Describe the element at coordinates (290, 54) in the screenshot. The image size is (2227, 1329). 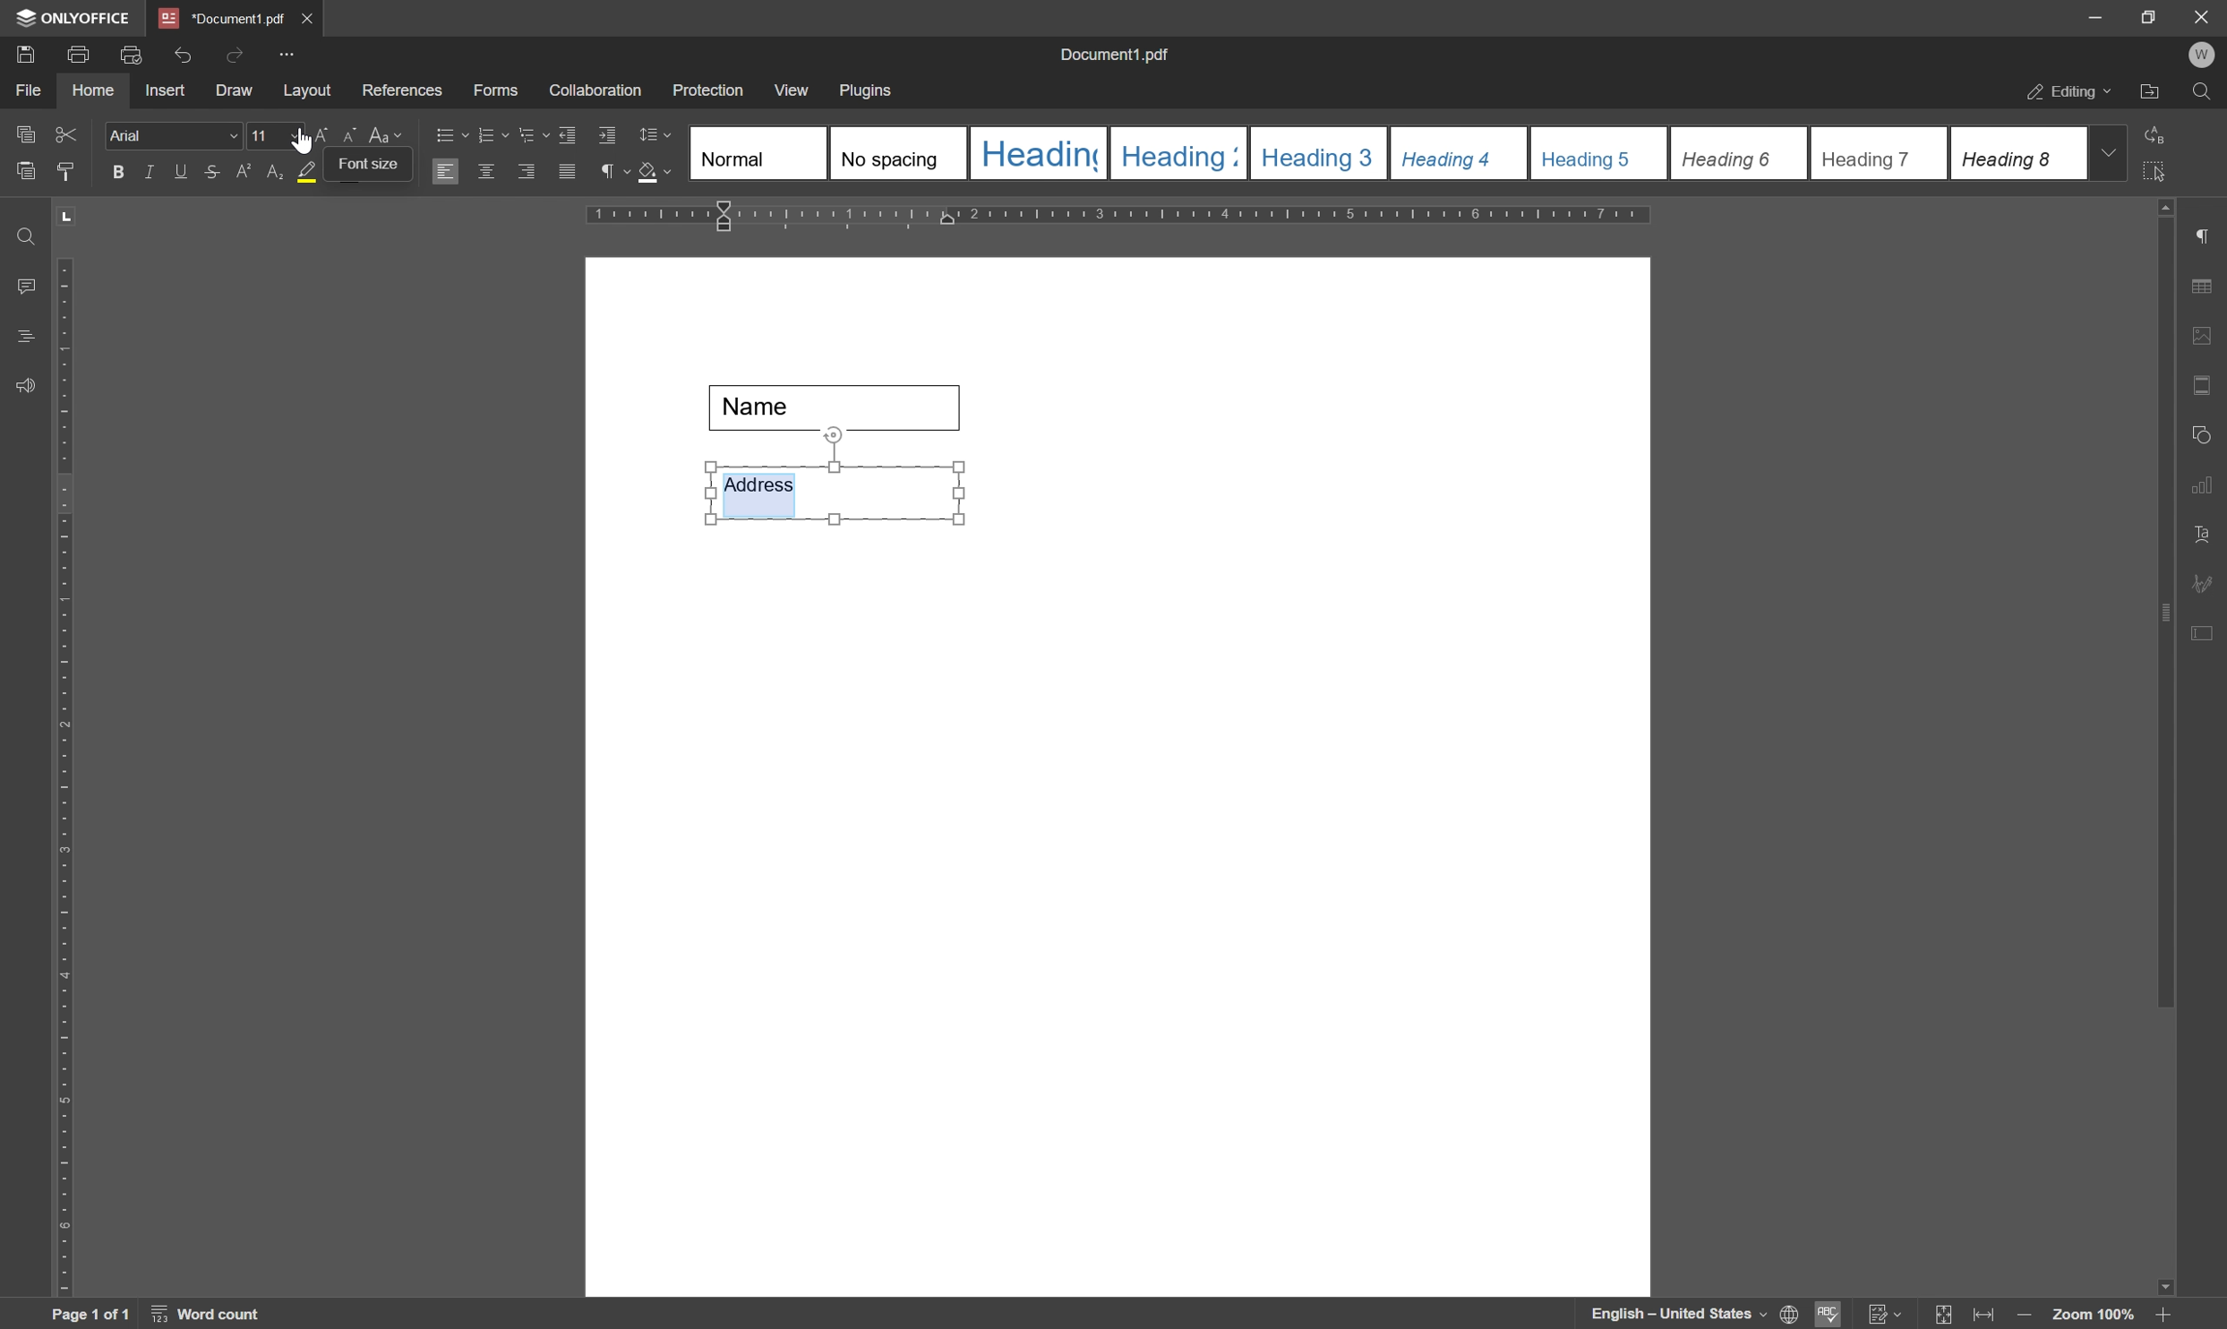
I see `customize quick access toolbar` at that location.